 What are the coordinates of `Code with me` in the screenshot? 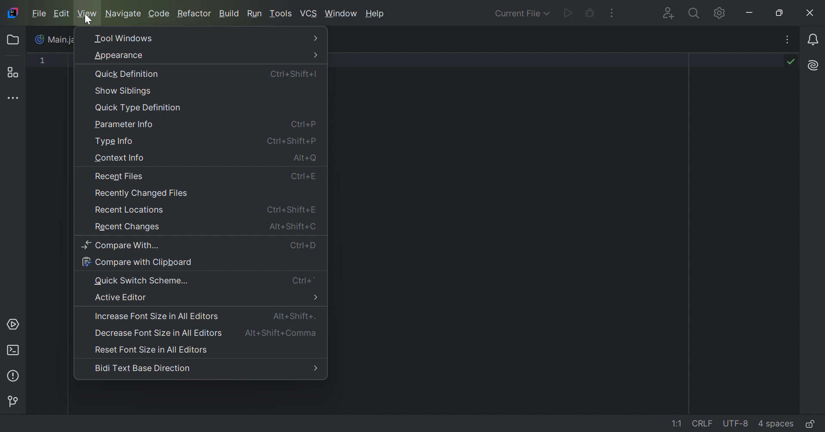 It's located at (667, 14).